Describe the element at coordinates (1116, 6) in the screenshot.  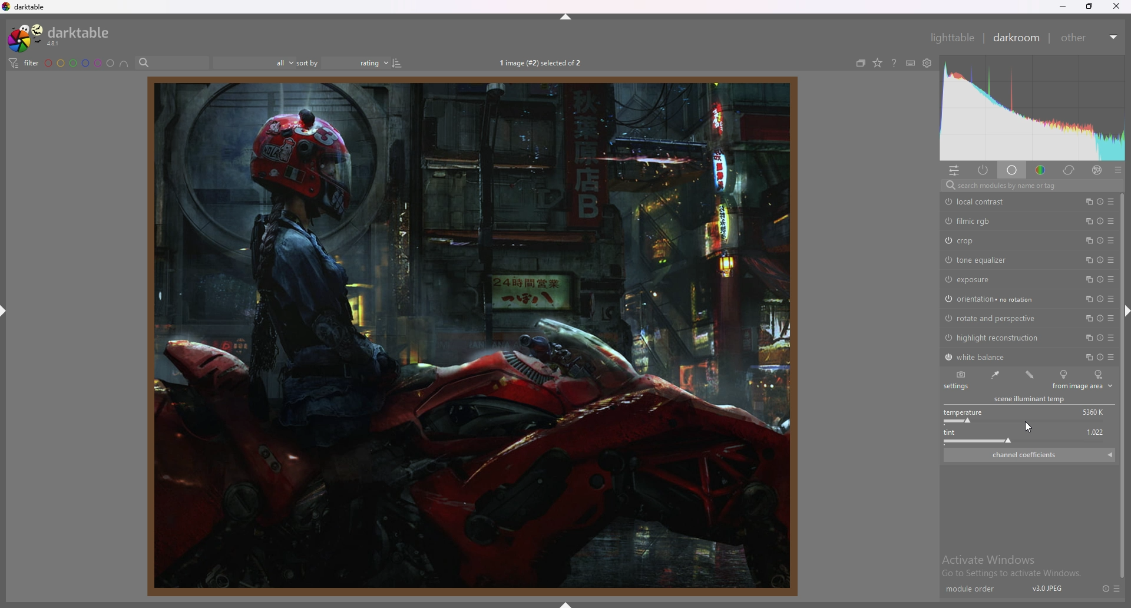
I see `close` at that location.